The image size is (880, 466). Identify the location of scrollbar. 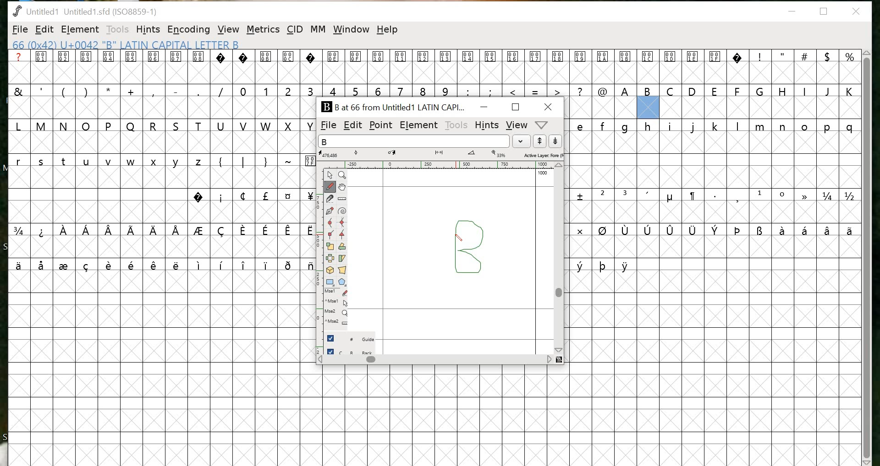
(867, 257).